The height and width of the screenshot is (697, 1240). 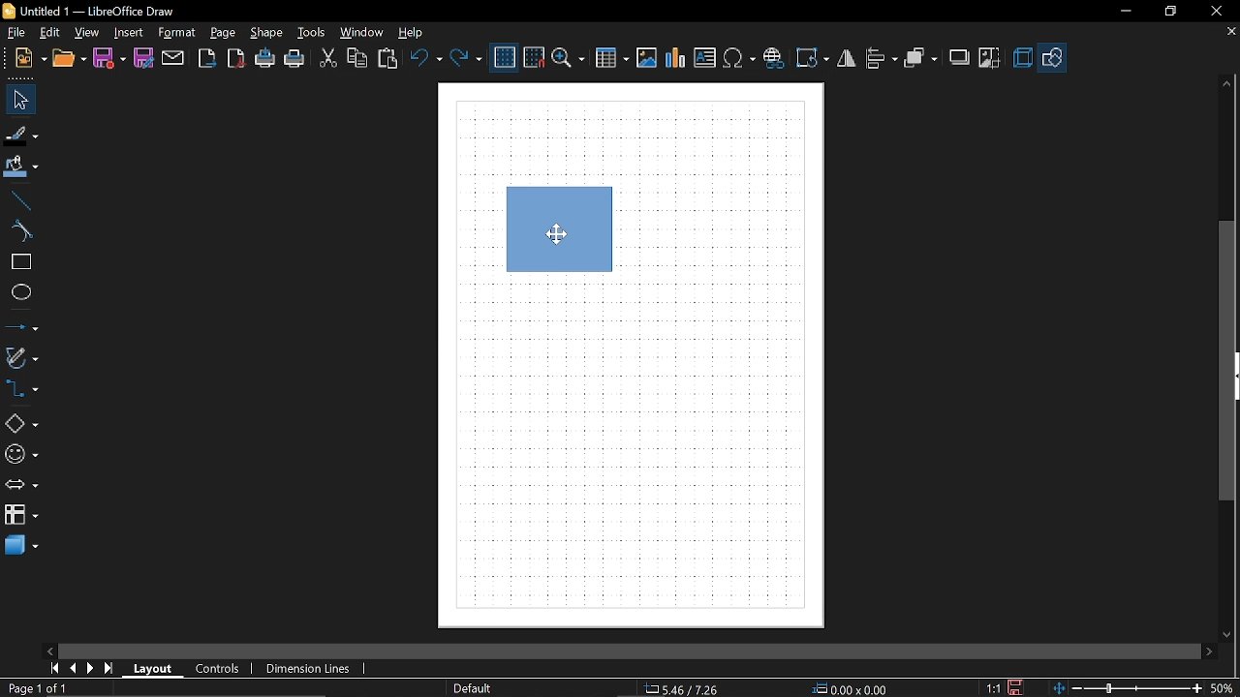 What do you see at coordinates (21, 388) in the screenshot?
I see `Connector` at bounding box center [21, 388].